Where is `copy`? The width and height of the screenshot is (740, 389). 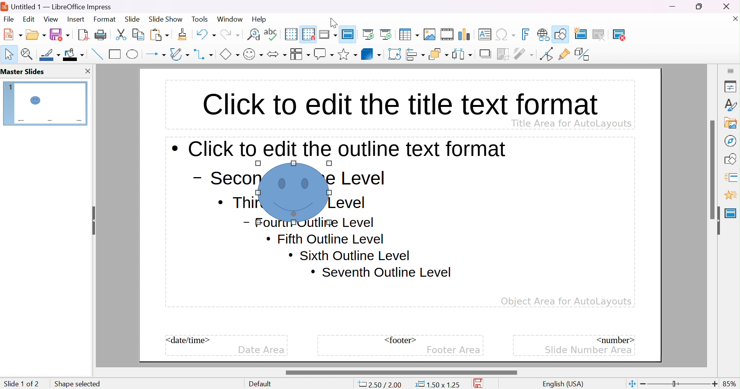 copy is located at coordinates (138, 33).